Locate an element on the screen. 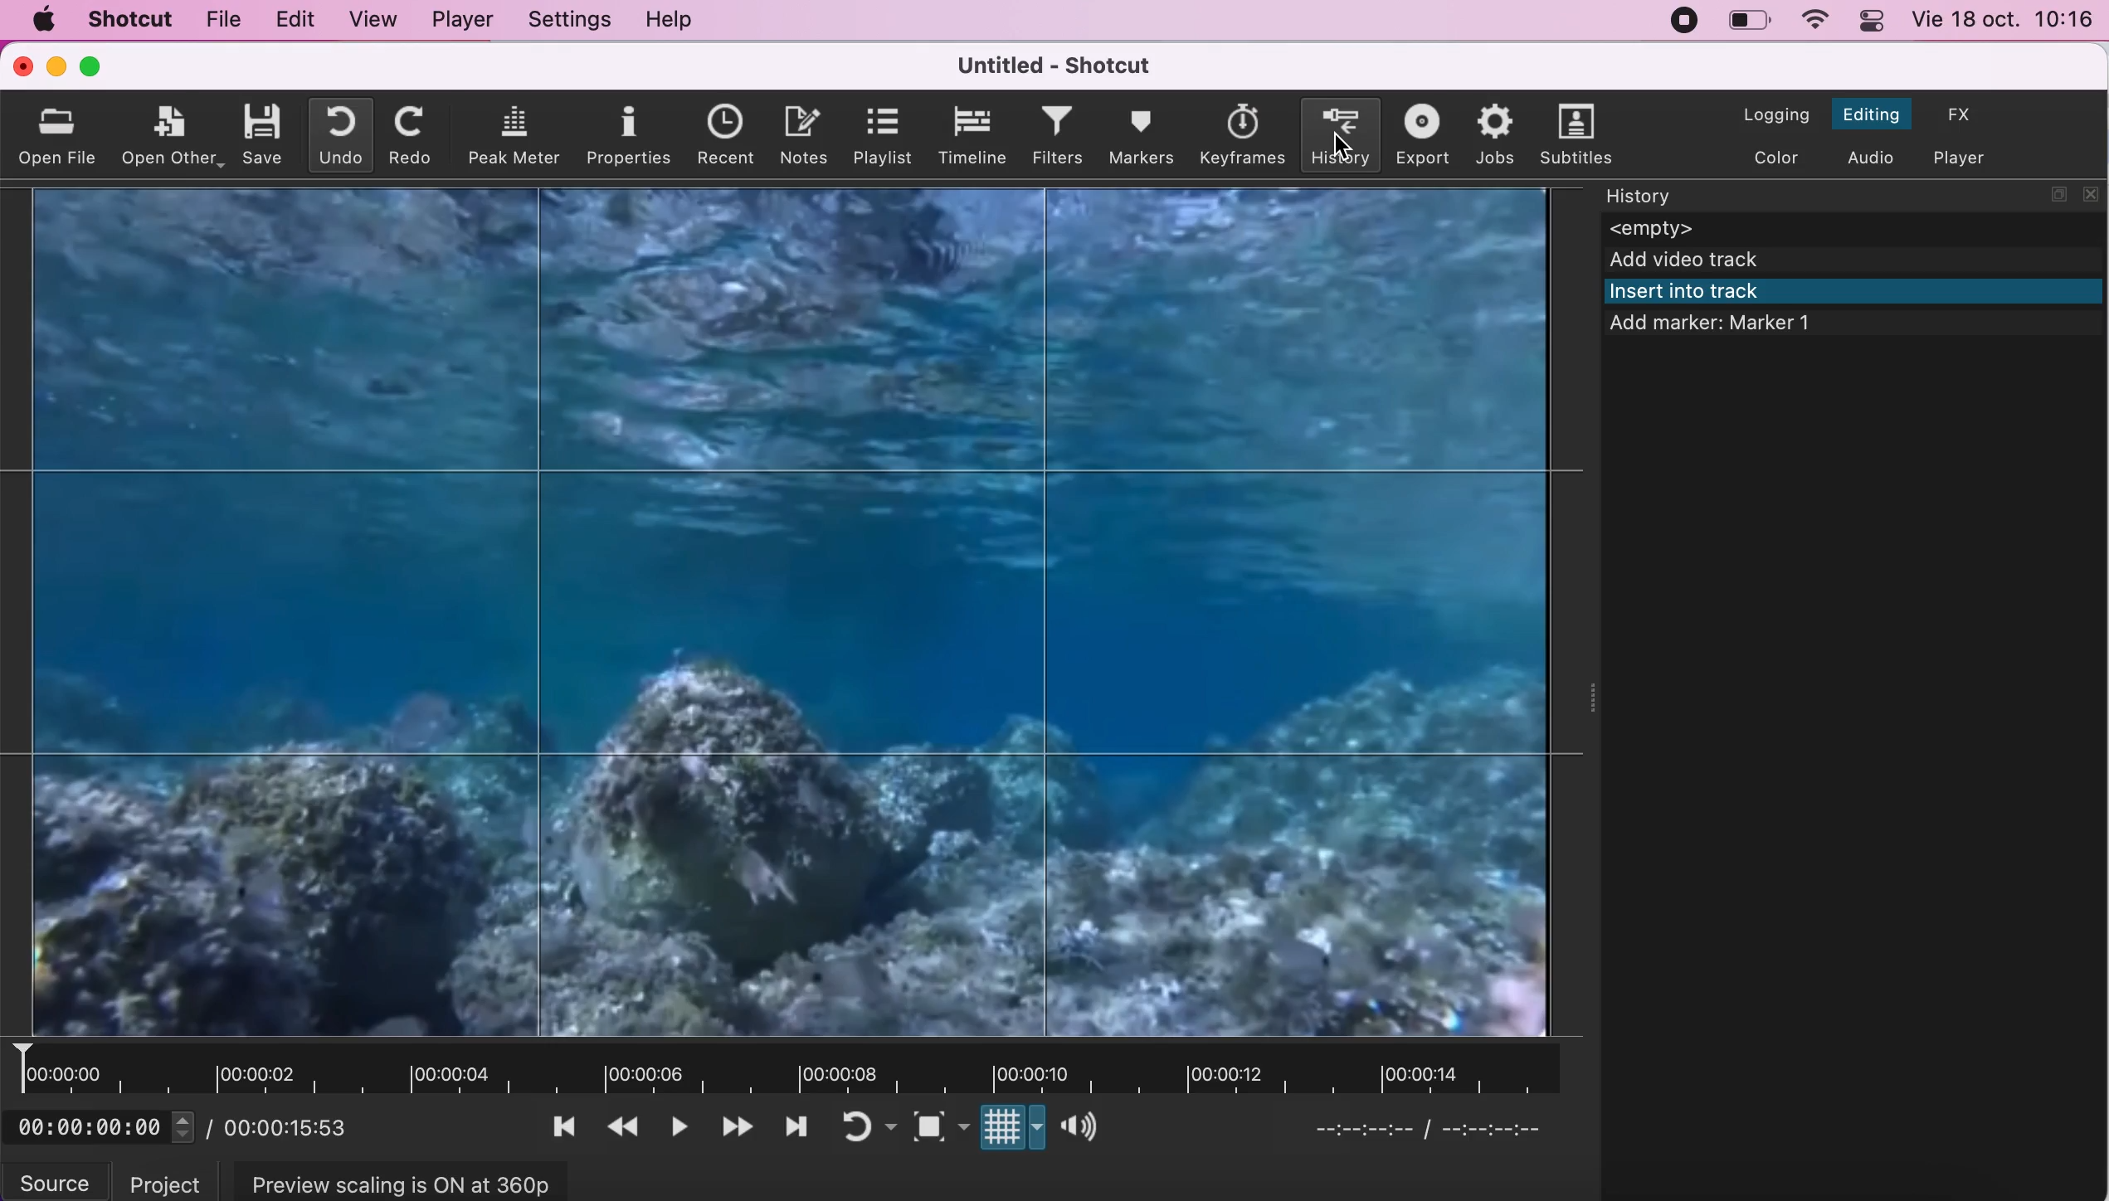 Image resolution: width=2109 pixels, height=1201 pixels. peak meter is located at coordinates (515, 135).